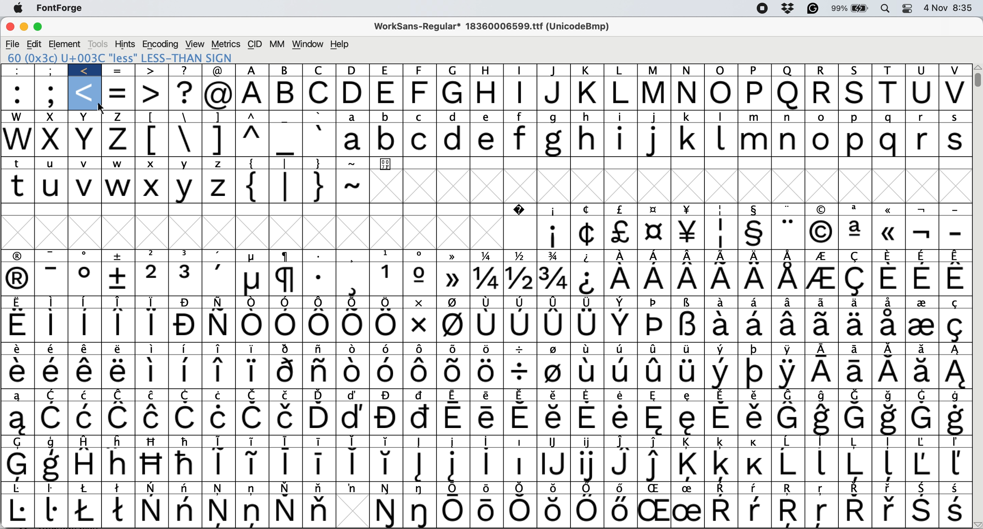  Describe the element at coordinates (655, 256) in the screenshot. I see `Symbol` at that location.